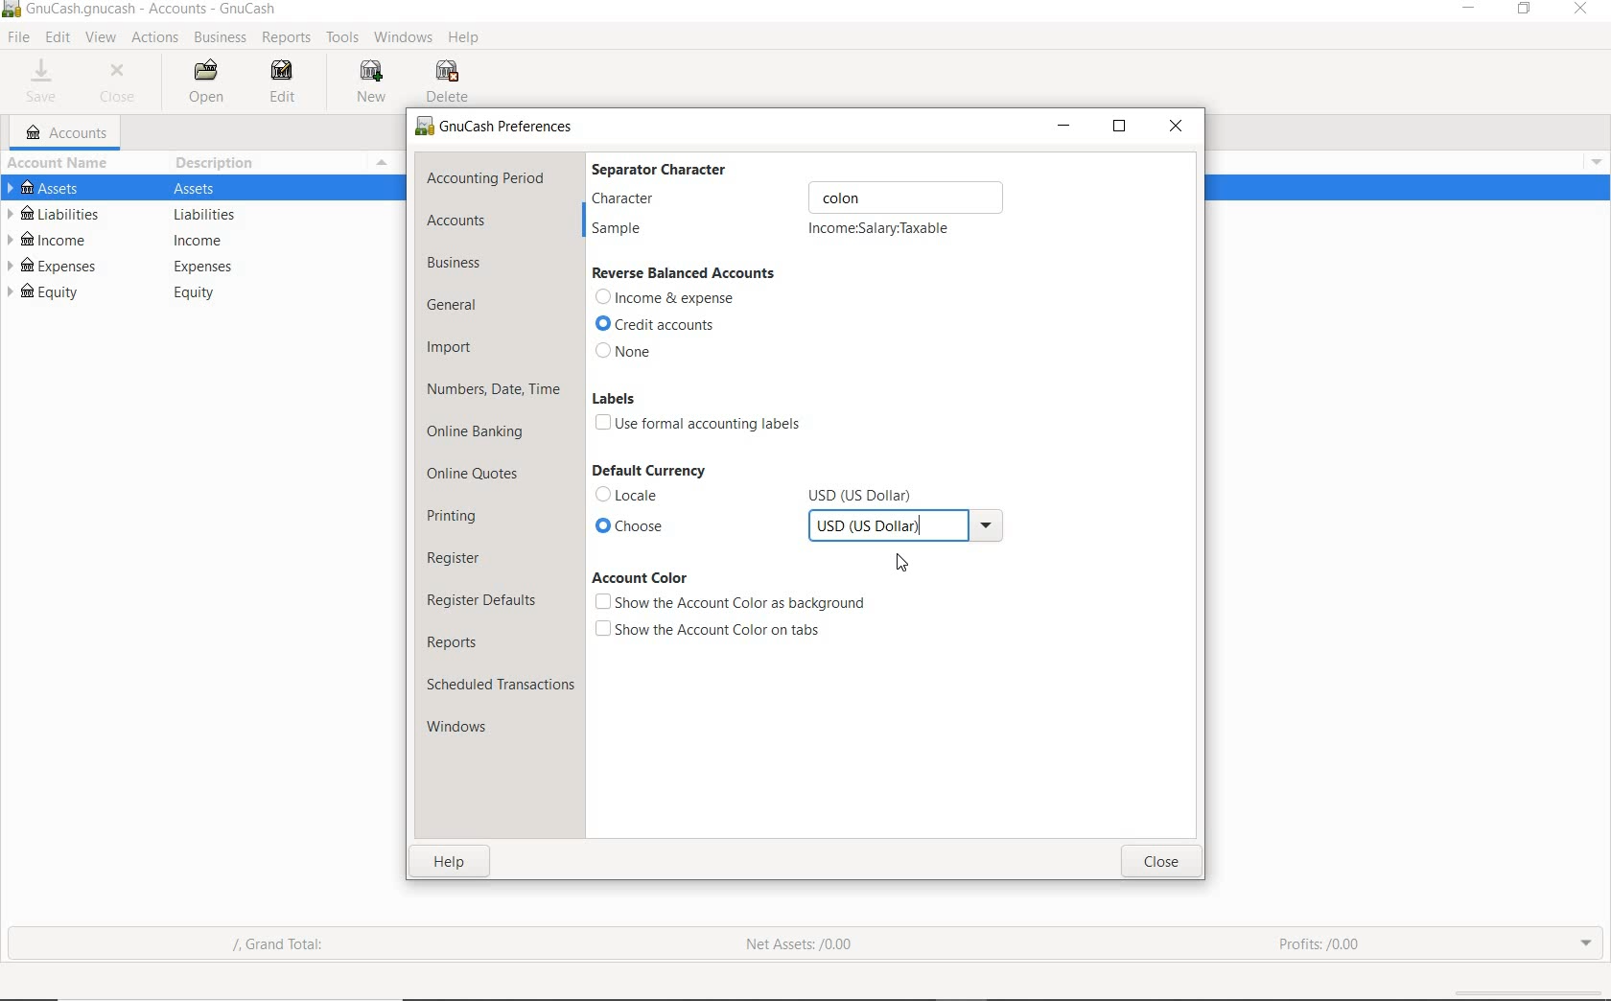 The height and width of the screenshot is (1001, 1611). I want to click on general, so click(459, 306).